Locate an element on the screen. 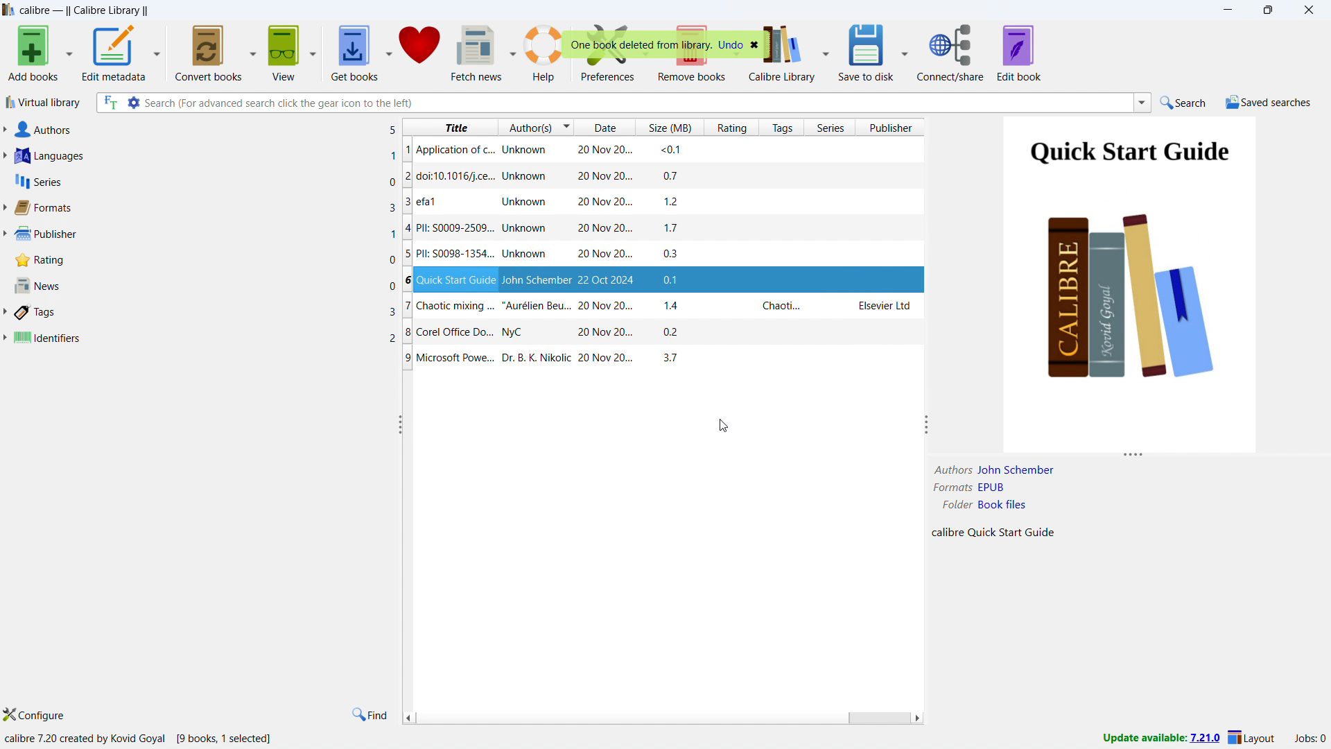  formats is located at coordinates (200, 207).